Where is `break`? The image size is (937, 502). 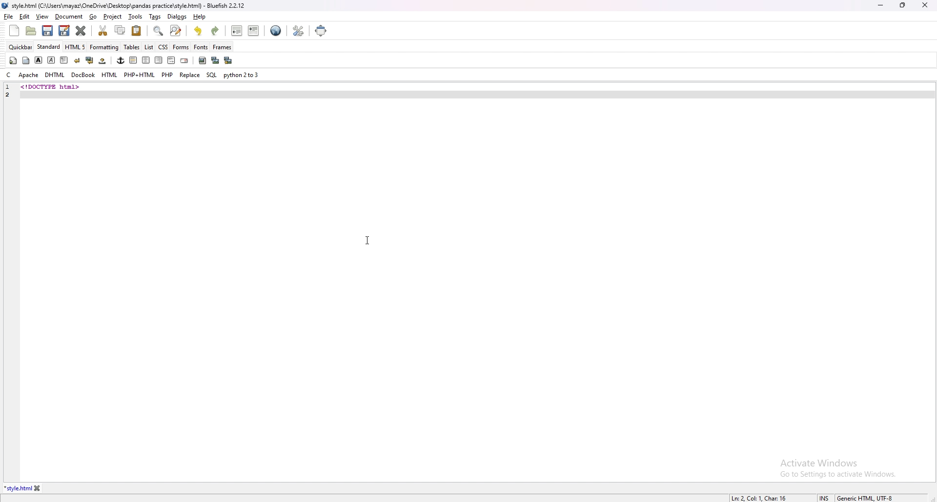 break is located at coordinates (77, 60).